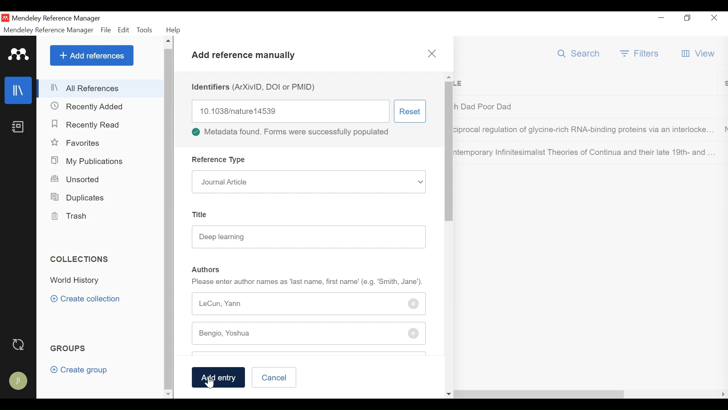 The image size is (728, 410). Describe the element at coordinates (687, 19) in the screenshot. I see `Restore` at that location.